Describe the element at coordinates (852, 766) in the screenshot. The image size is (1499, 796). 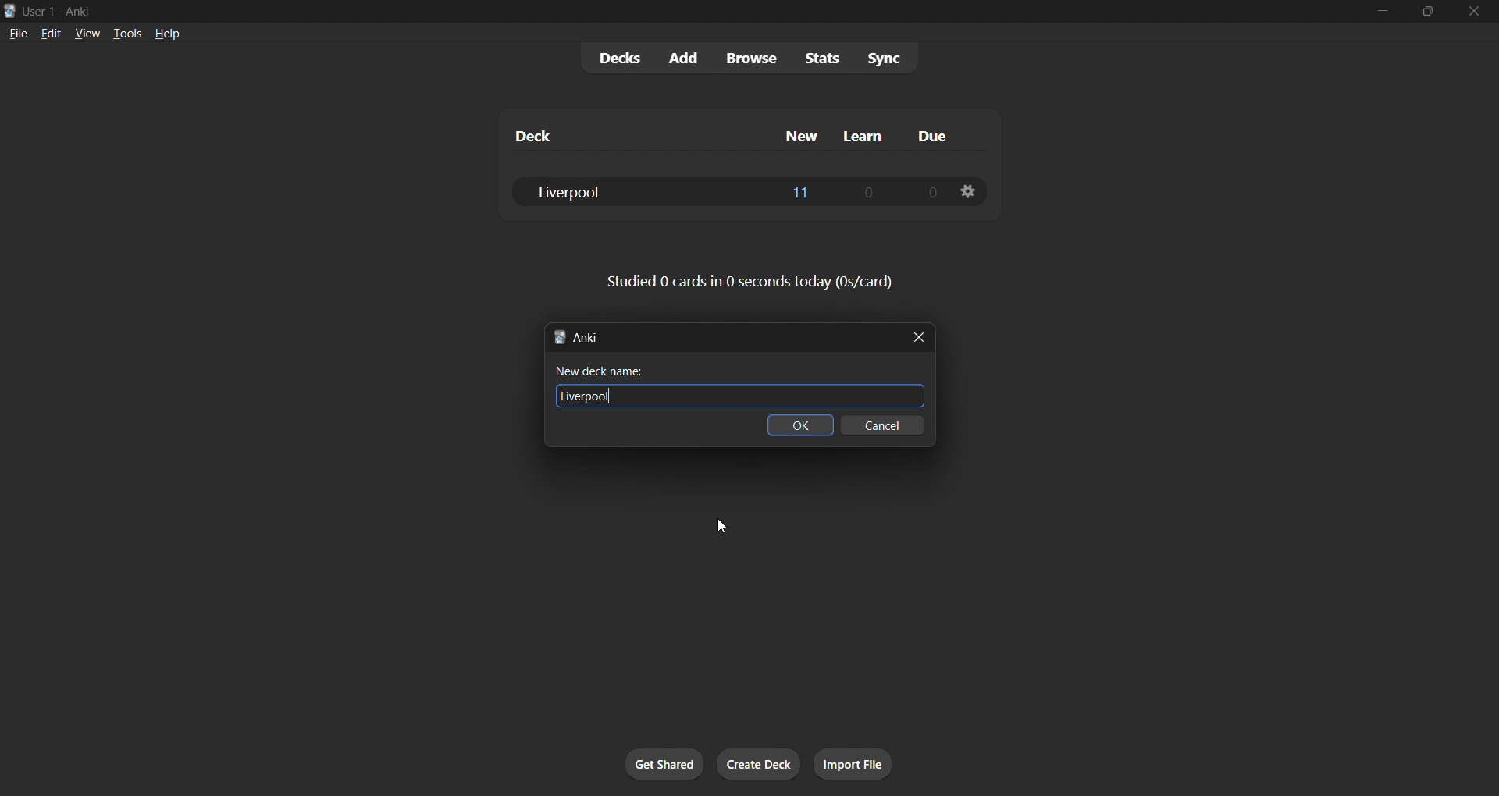
I see `import file` at that location.